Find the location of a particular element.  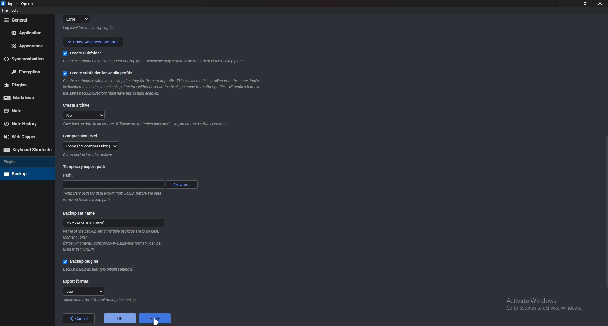

error is located at coordinates (79, 19).